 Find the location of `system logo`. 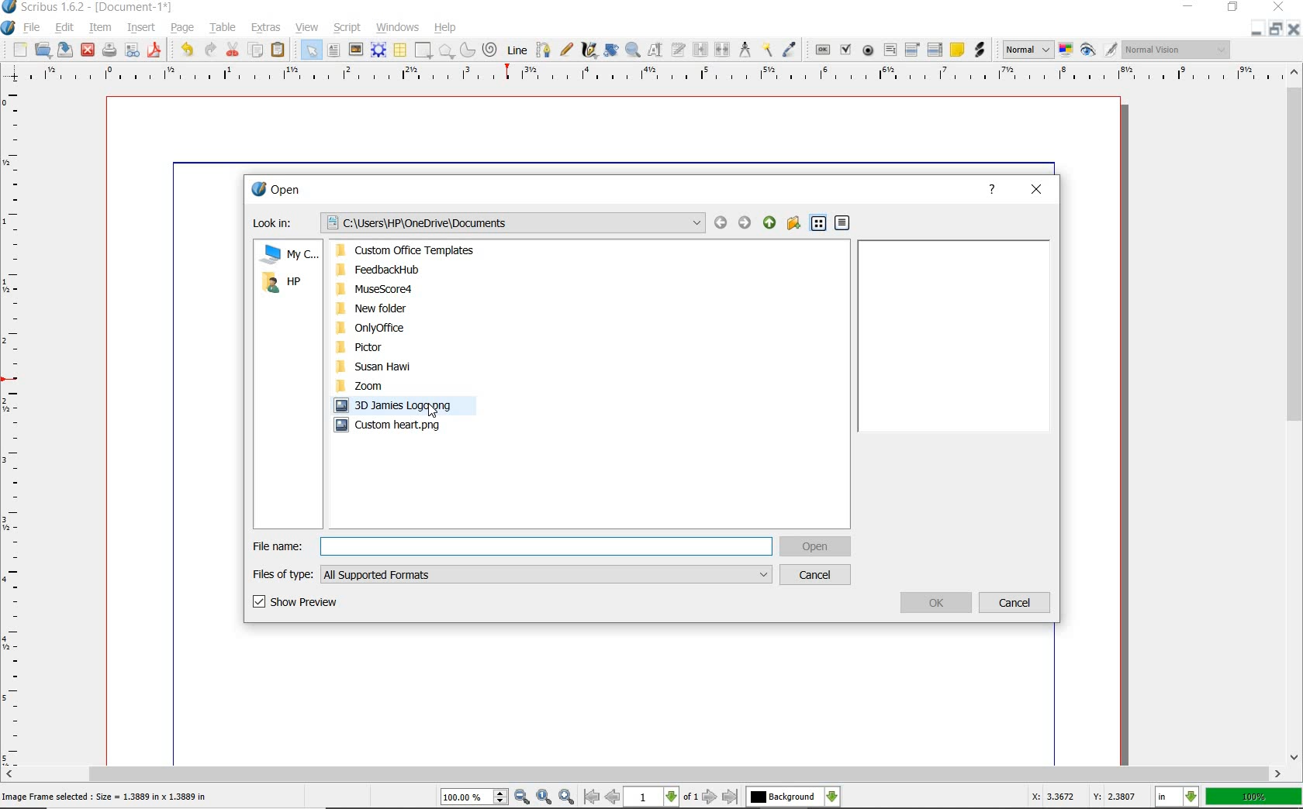

system logo is located at coordinates (8, 27).